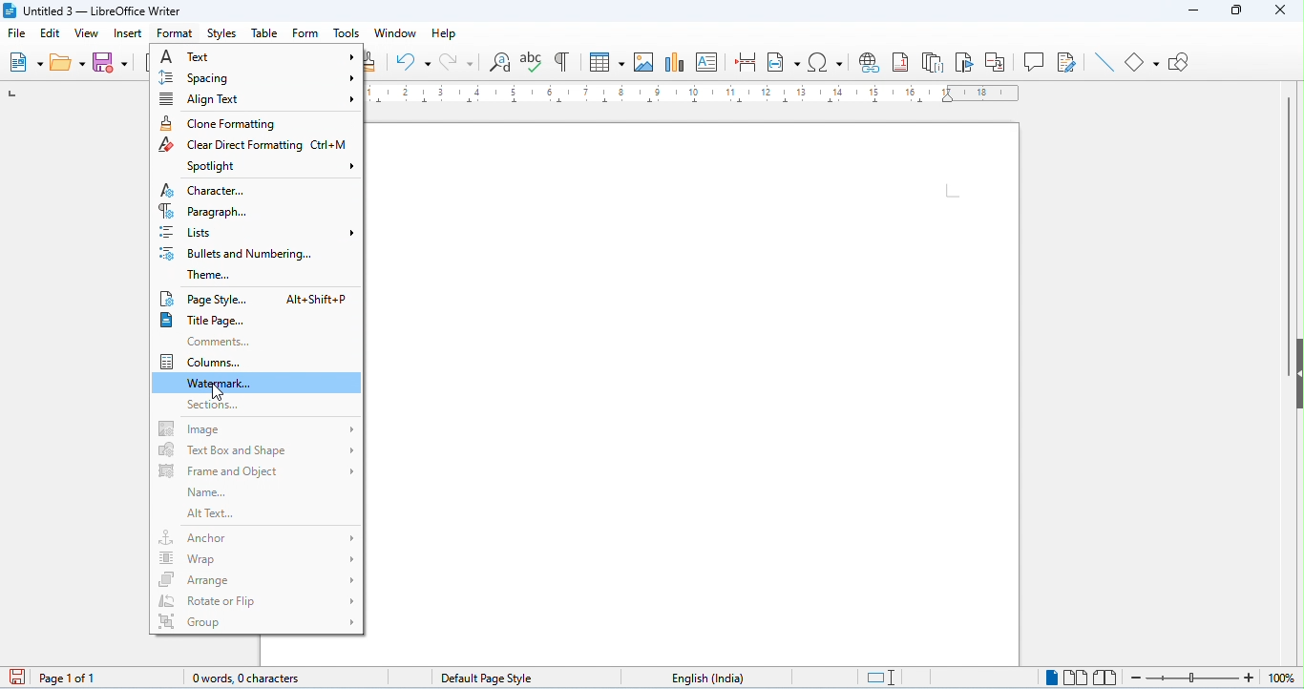 This screenshot has width=1304, height=689. What do you see at coordinates (413, 61) in the screenshot?
I see `undo` at bounding box center [413, 61].